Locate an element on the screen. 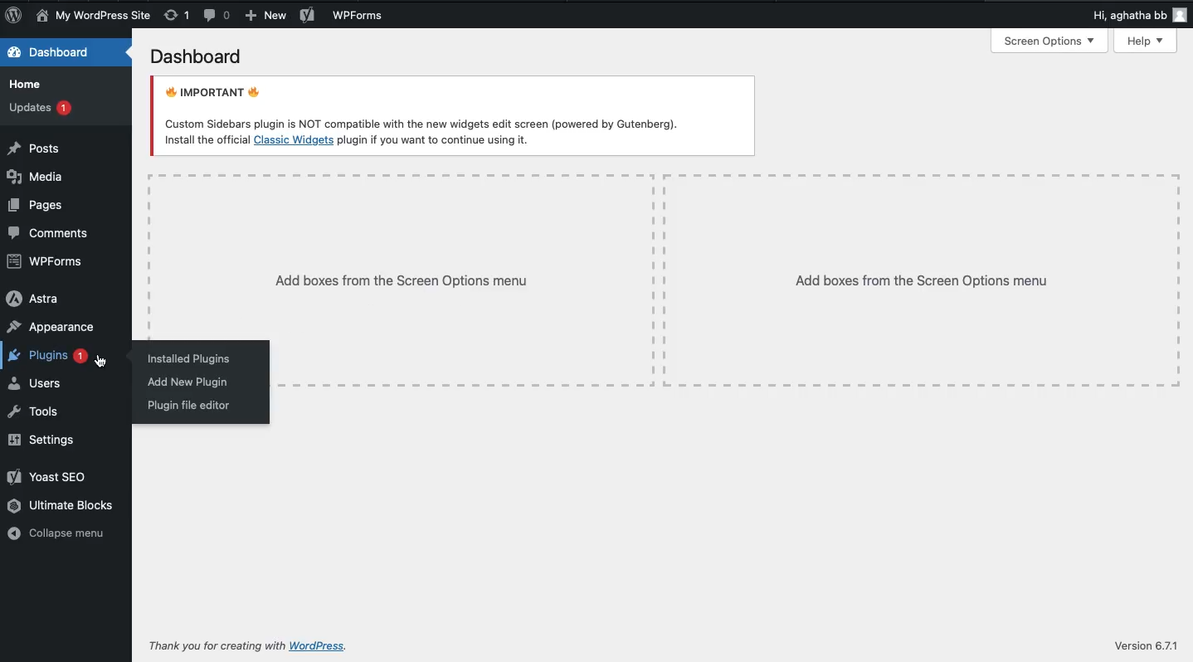  plugin if you want to continue using it. is located at coordinates (435, 140).